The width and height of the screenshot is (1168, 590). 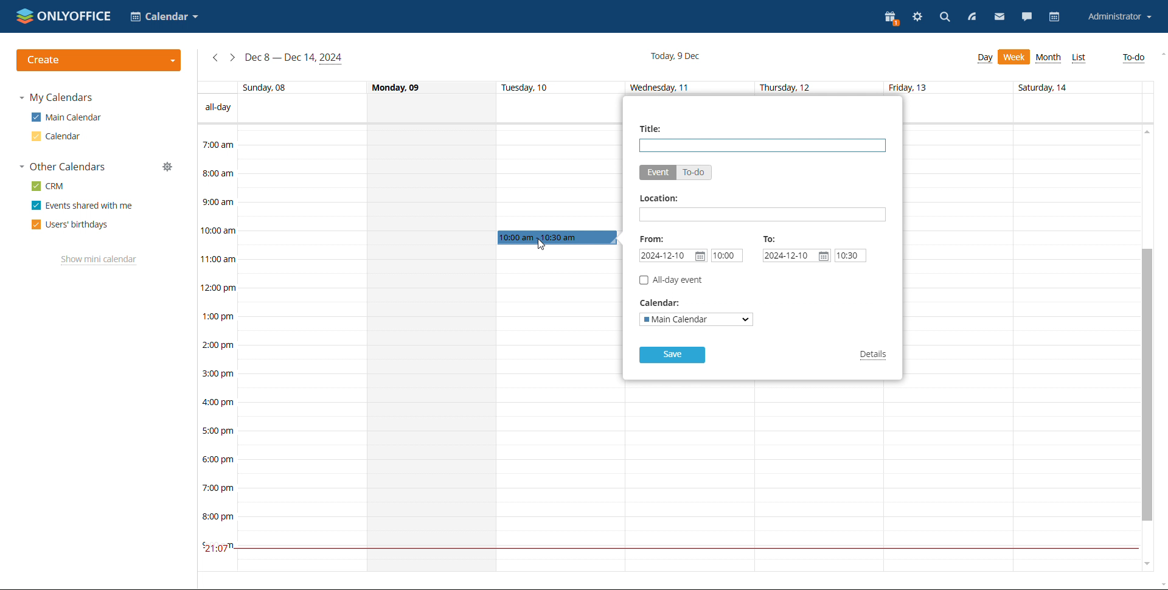 What do you see at coordinates (540, 245) in the screenshot?
I see `cursor` at bounding box center [540, 245].